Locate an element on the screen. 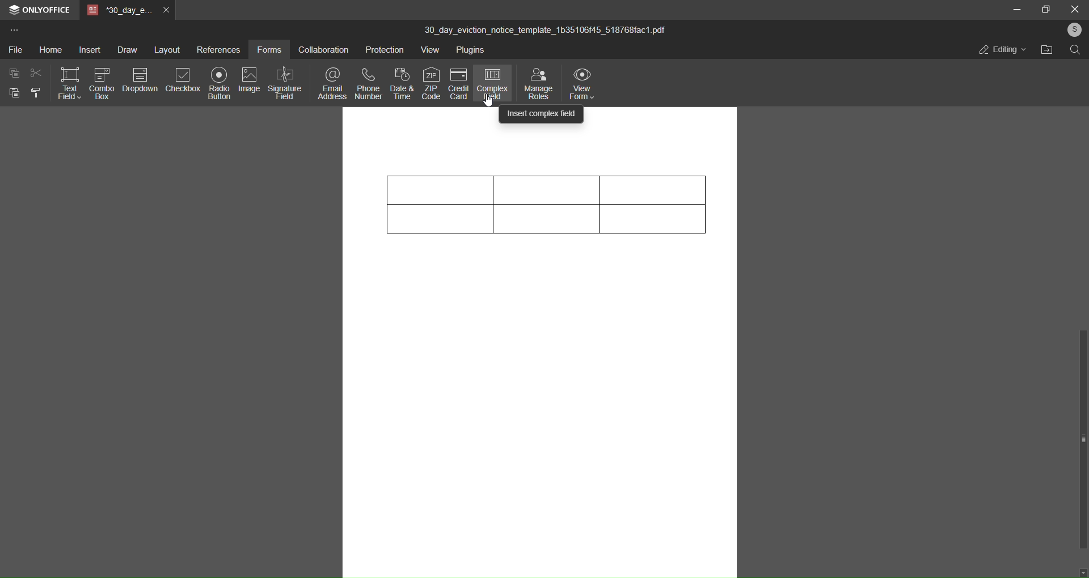 Image resolution: width=1089 pixels, height=578 pixels. draw is located at coordinates (125, 49).